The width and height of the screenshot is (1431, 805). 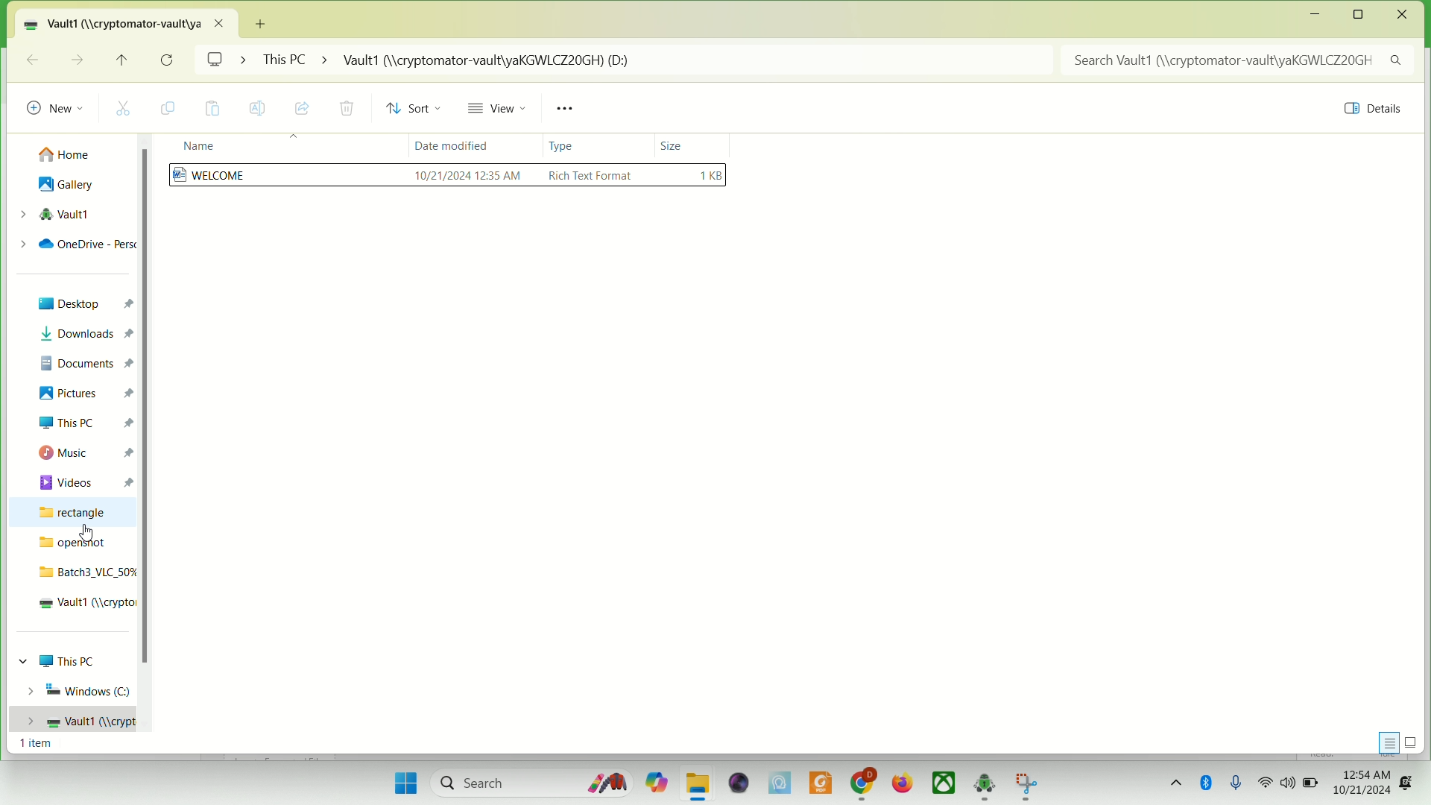 What do you see at coordinates (86, 481) in the screenshot?
I see `videos` at bounding box center [86, 481].